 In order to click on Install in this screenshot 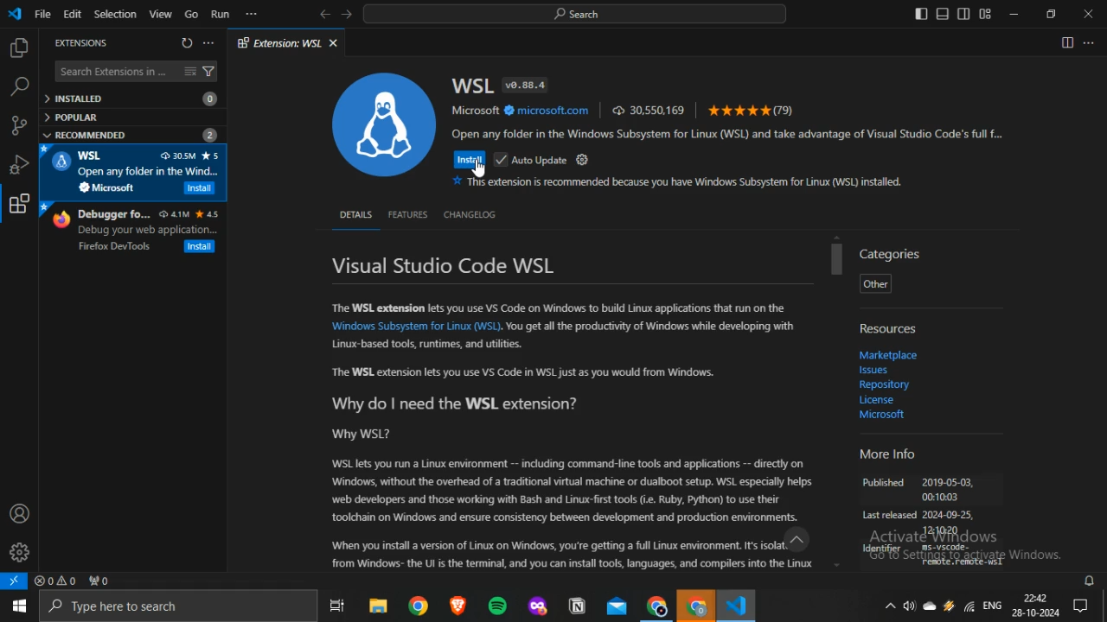, I will do `click(470, 160)`.